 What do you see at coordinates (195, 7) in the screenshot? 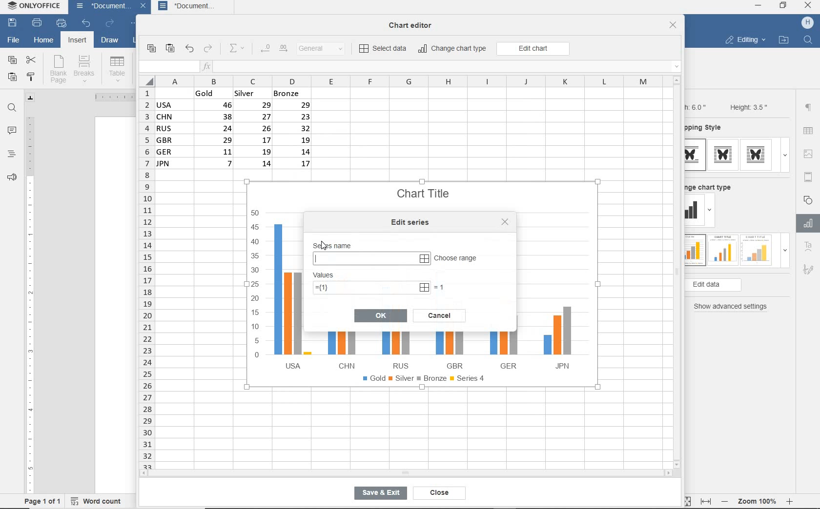
I see `document` at bounding box center [195, 7].